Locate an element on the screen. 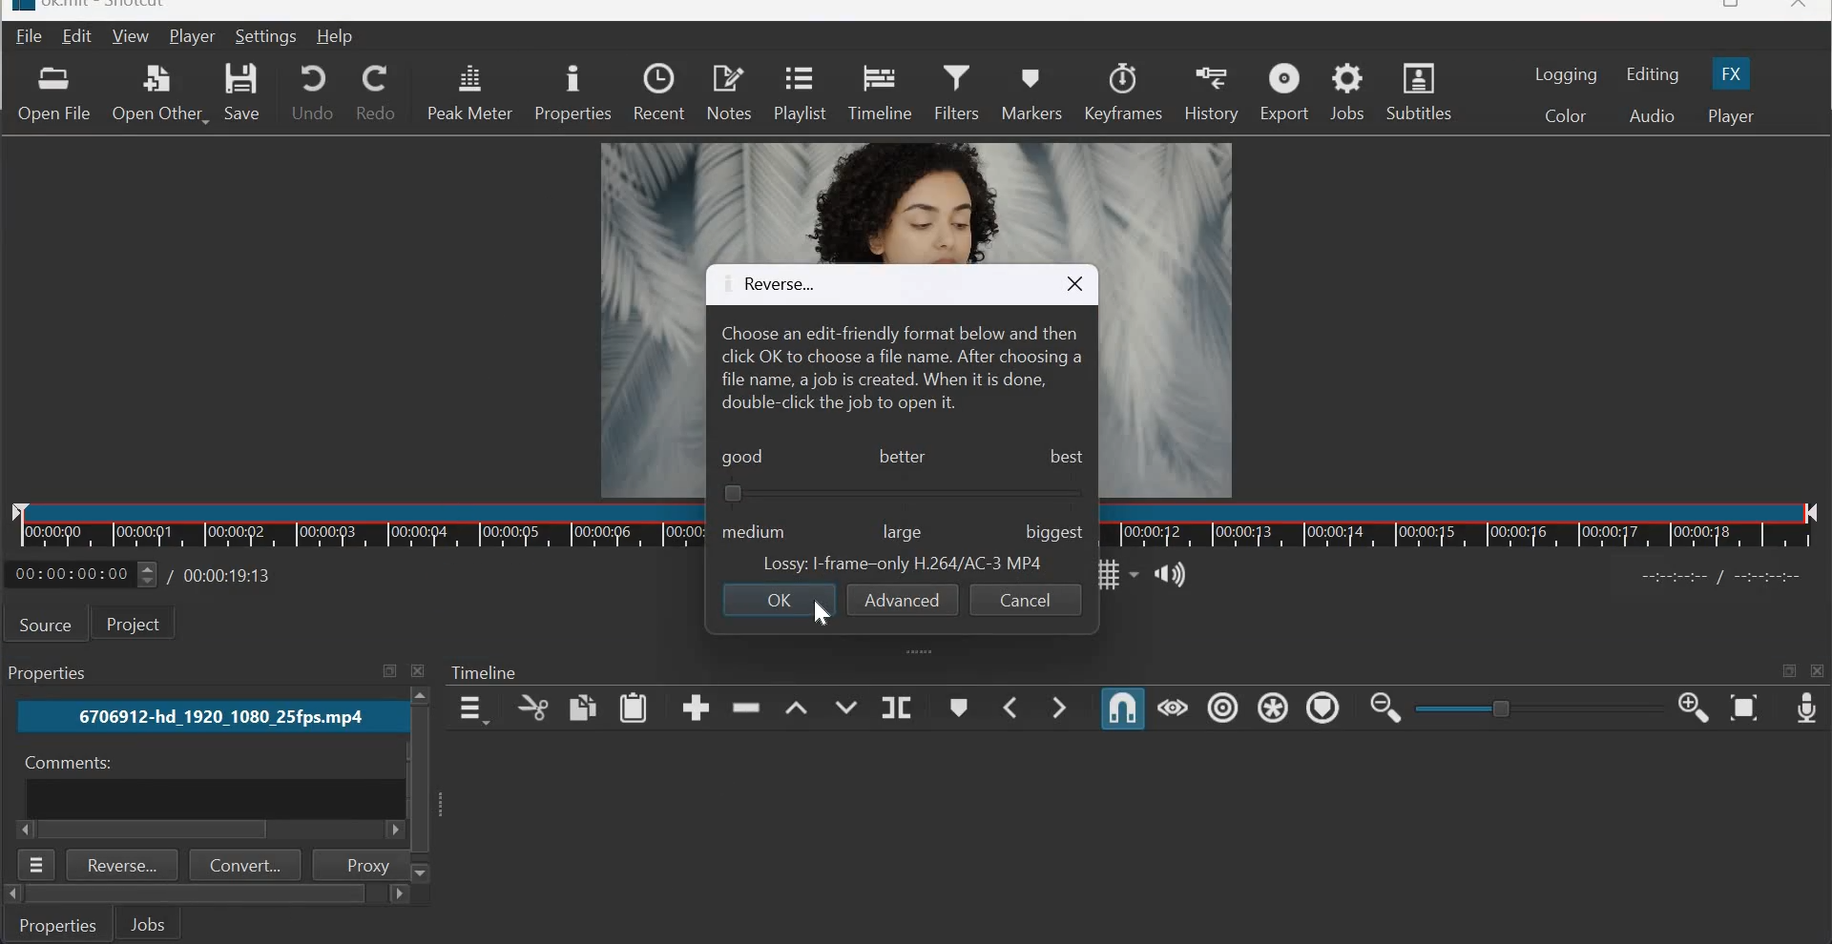 The image size is (1832, 944). toggle is located at coordinates (1504, 708).